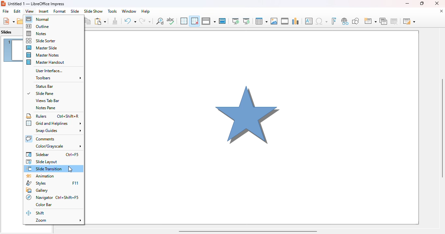  What do you see at coordinates (112, 11) in the screenshot?
I see `tools` at bounding box center [112, 11].